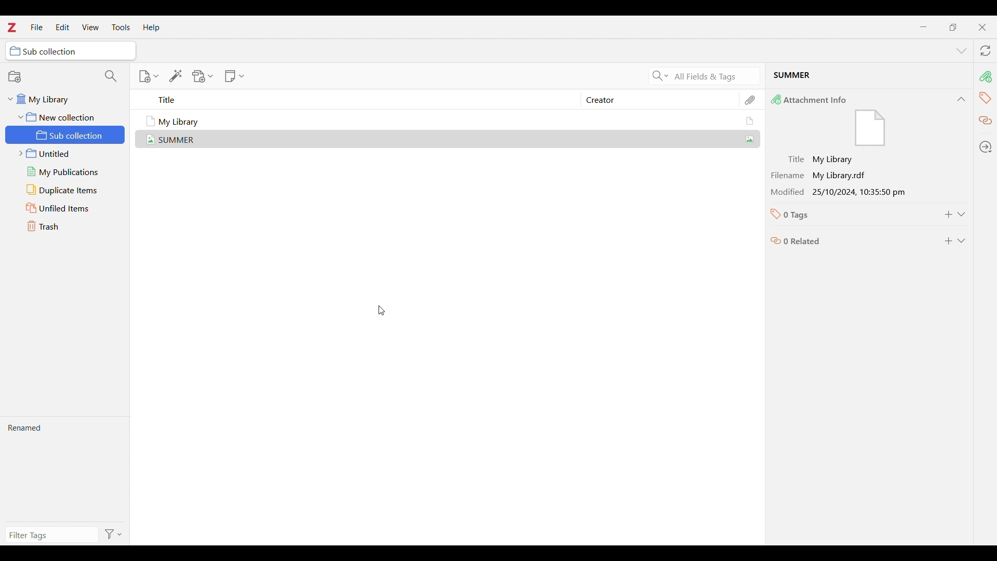  What do you see at coordinates (985, 121) in the screenshot?
I see `Related` at bounding box center [985, 121].